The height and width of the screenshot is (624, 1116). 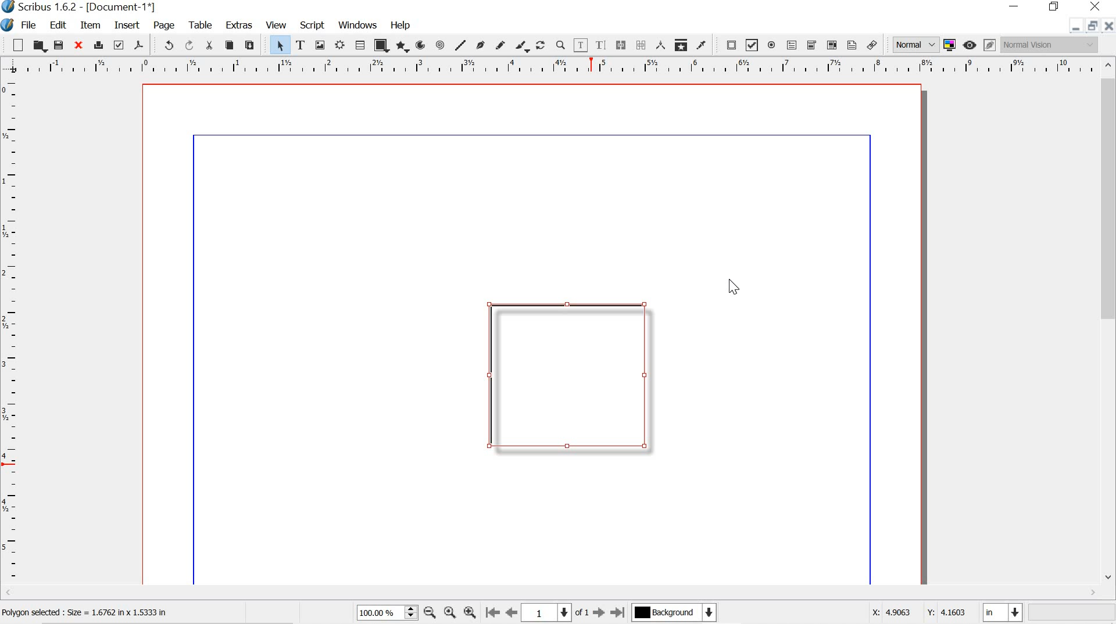 I want to click on zoom to, so click(x=452, y=614).